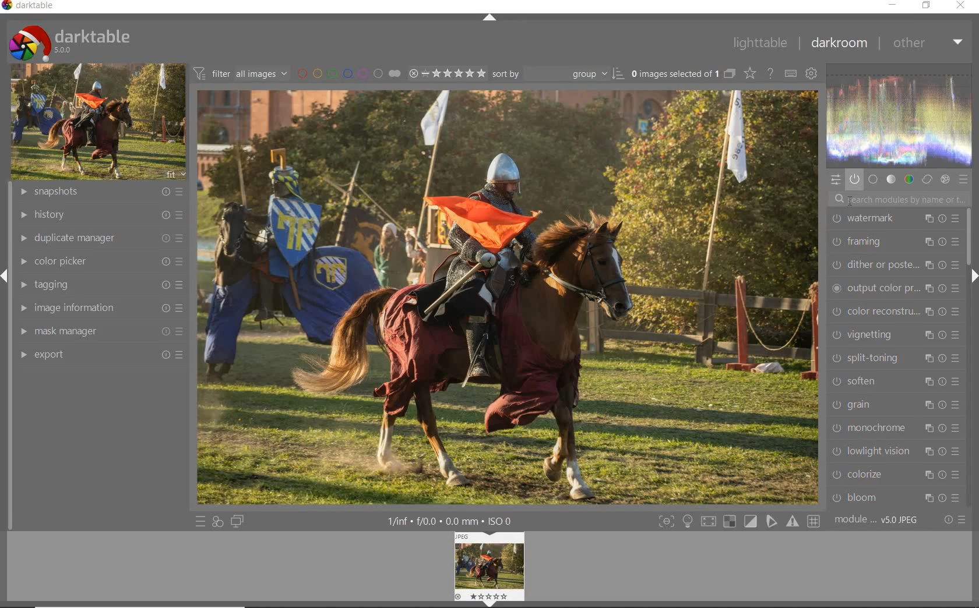  Describe the element at coordinates (967, 236) in the screenshot. I see `scrollbar` at that location.